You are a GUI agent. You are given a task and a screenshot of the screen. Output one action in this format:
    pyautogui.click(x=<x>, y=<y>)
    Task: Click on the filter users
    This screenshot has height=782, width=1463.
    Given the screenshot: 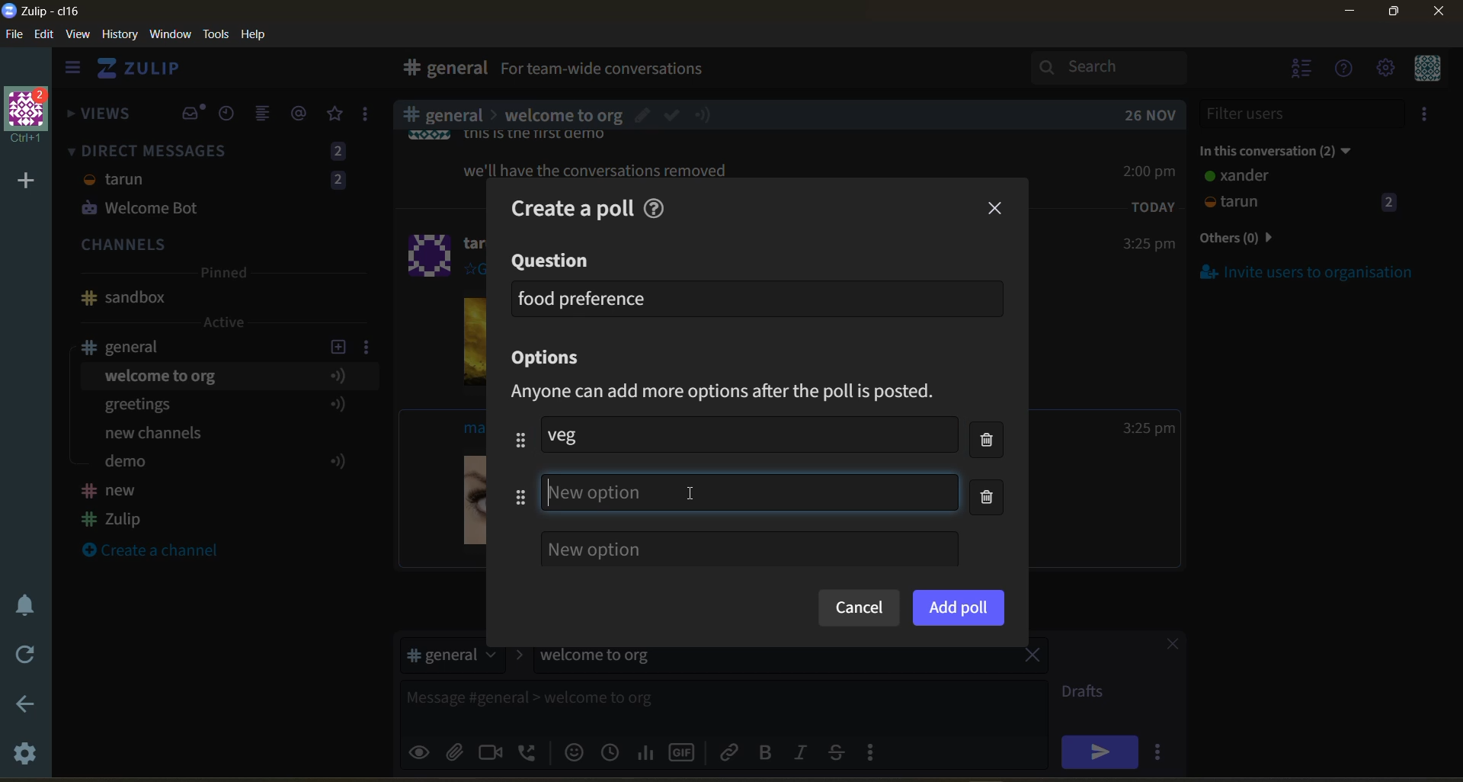 What is the action you would take?
    pyautogui.click(x=1303, y=114)
    